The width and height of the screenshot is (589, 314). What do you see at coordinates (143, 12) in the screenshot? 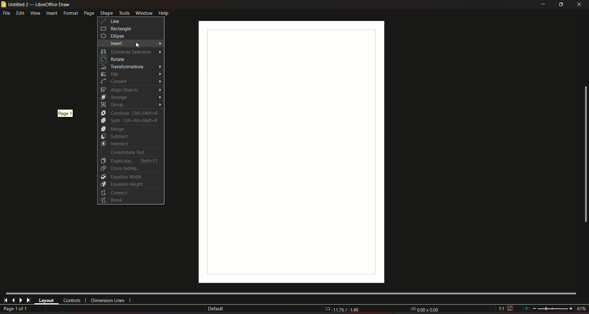
I see `window` at bounding box center [143, 12].